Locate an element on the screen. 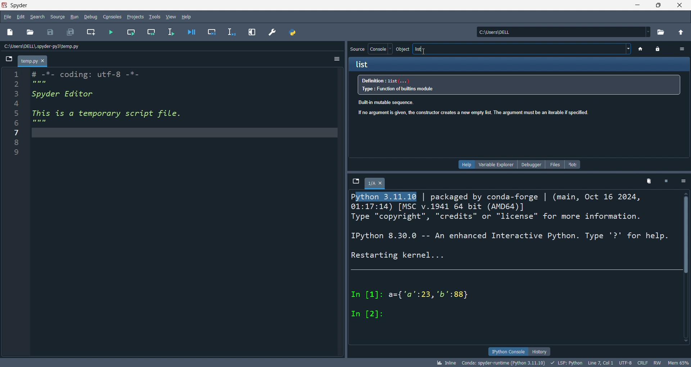  source is located at coordinates (57, 16).